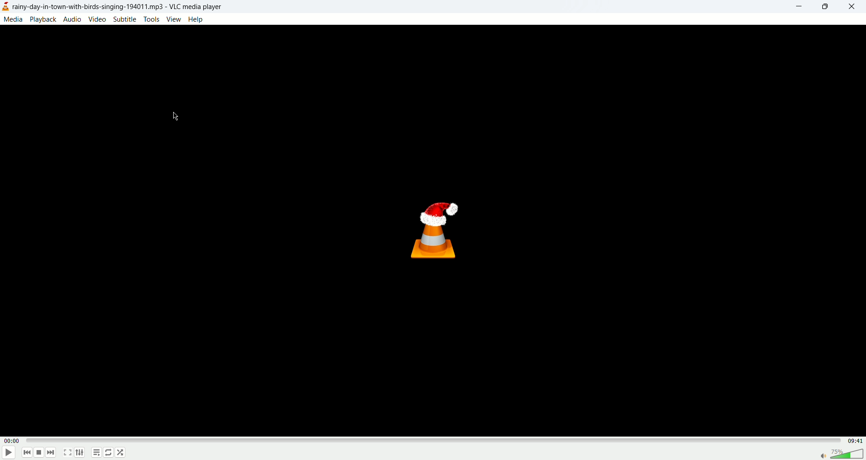 This screenshot has height=460, width=866. What do you see at coordinates (69, 451) in the screenshot?
I see `fullscreen` at bounding box center [69, 451].